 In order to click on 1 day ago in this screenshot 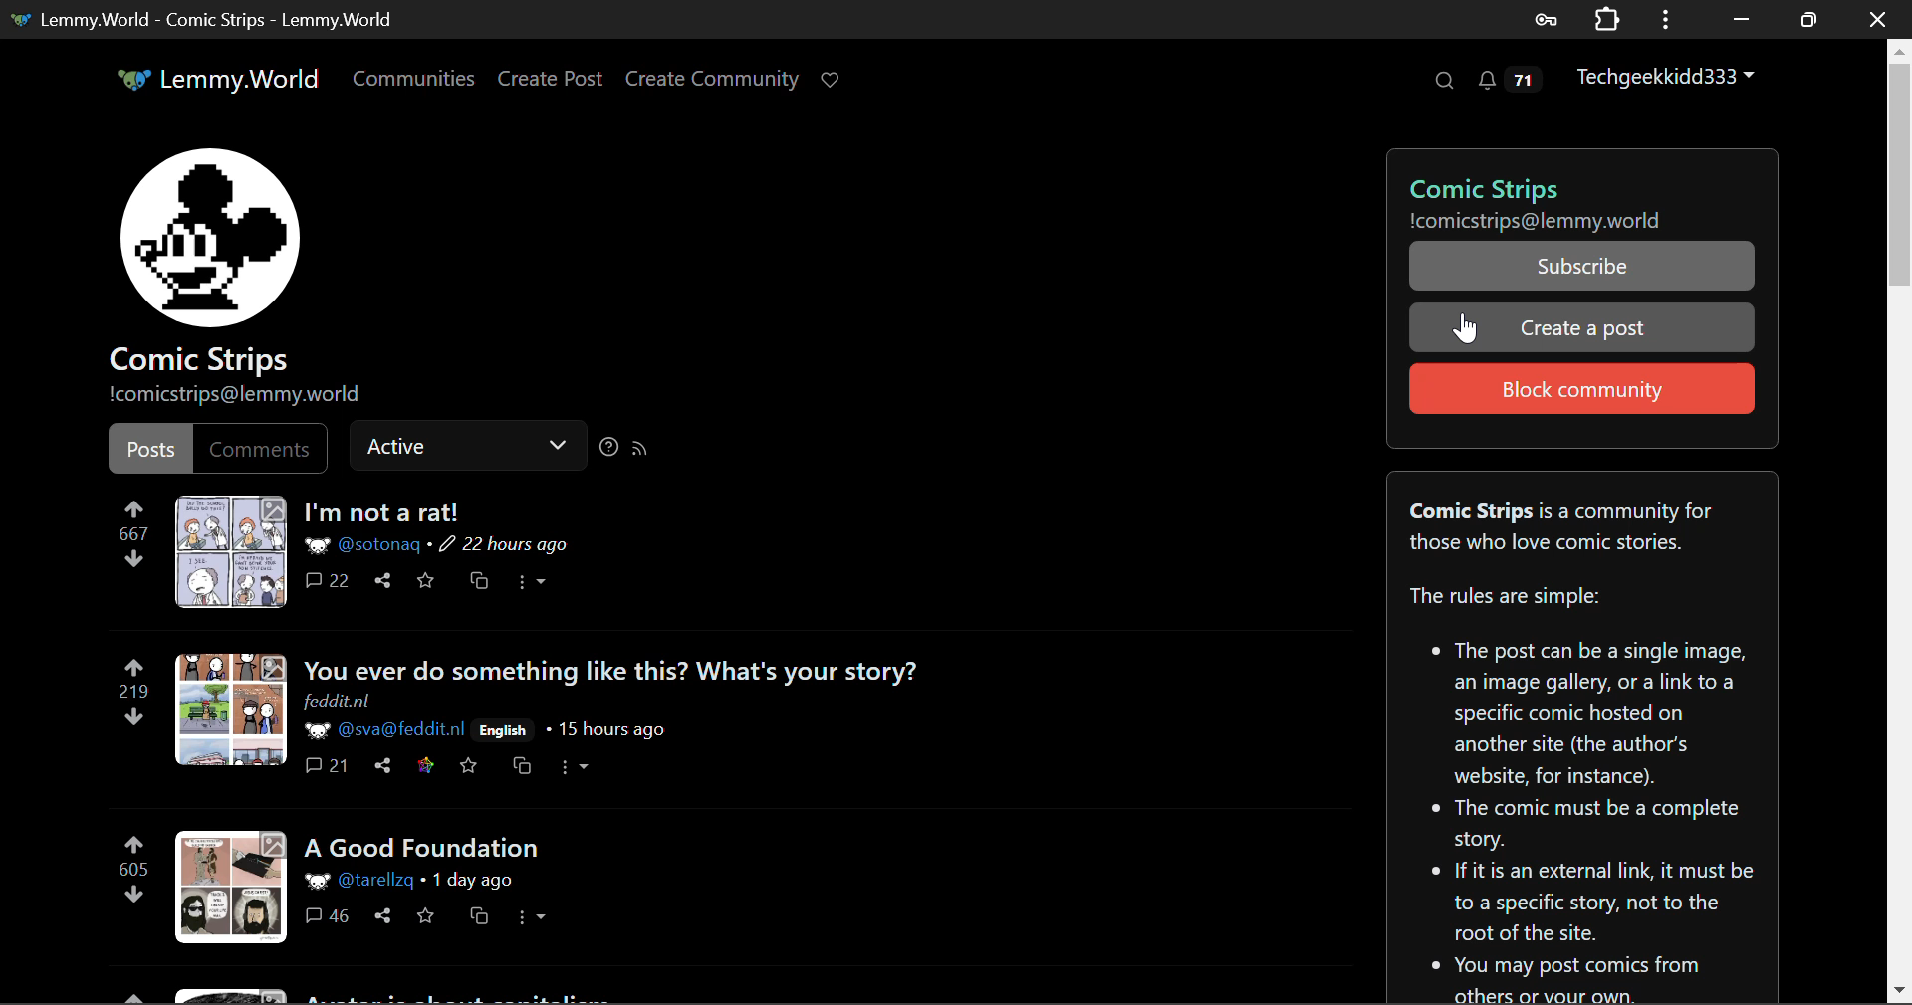, I will do `click(476, 878)`.